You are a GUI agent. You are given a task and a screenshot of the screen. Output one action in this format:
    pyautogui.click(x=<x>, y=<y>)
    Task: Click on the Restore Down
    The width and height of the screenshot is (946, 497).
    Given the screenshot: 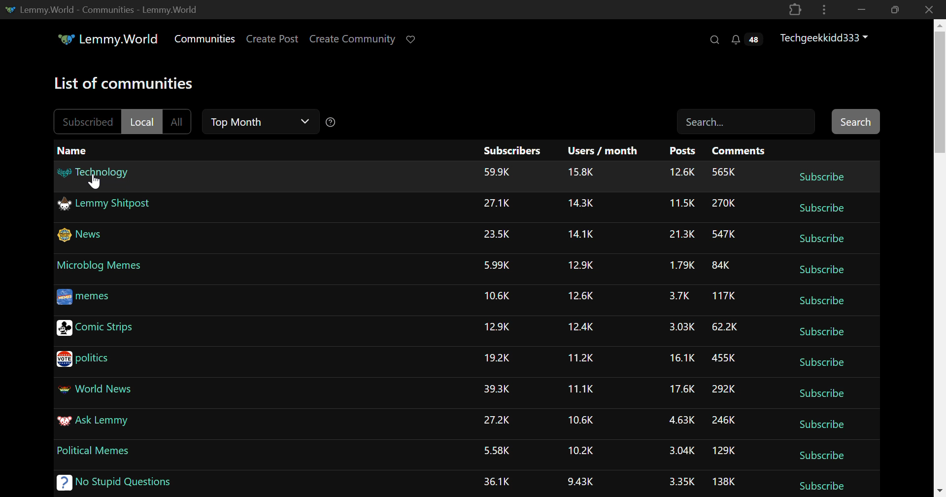 What is the action you would take?
    pyautogui.click(x=861, y=9)
    